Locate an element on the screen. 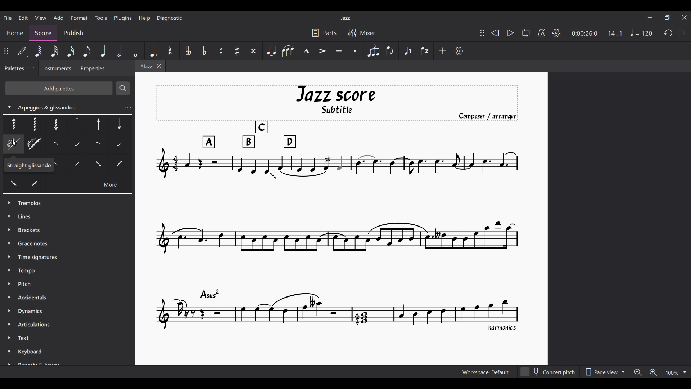  Diagnostic menu is located at coordinates (170, 18).